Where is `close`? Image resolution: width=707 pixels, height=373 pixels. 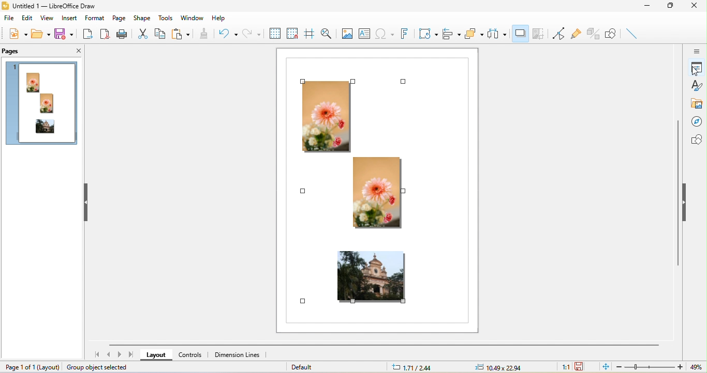 close is located at coordinates (74, 51).